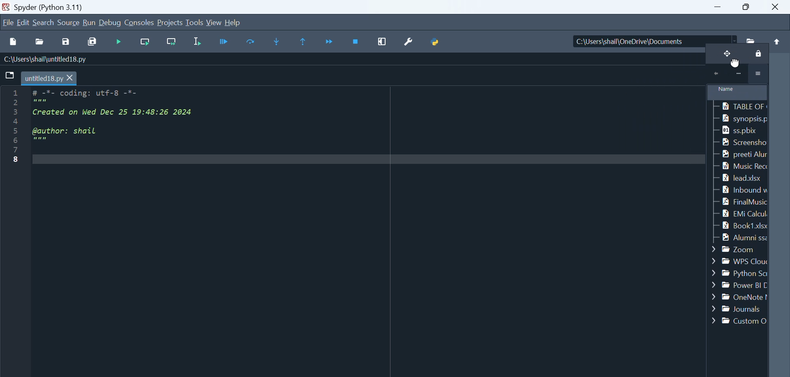 This screenshot has width=790, height=377. Describe the element at coordinates (411, 41) in the screenshot. I see `Preferences` at that location.